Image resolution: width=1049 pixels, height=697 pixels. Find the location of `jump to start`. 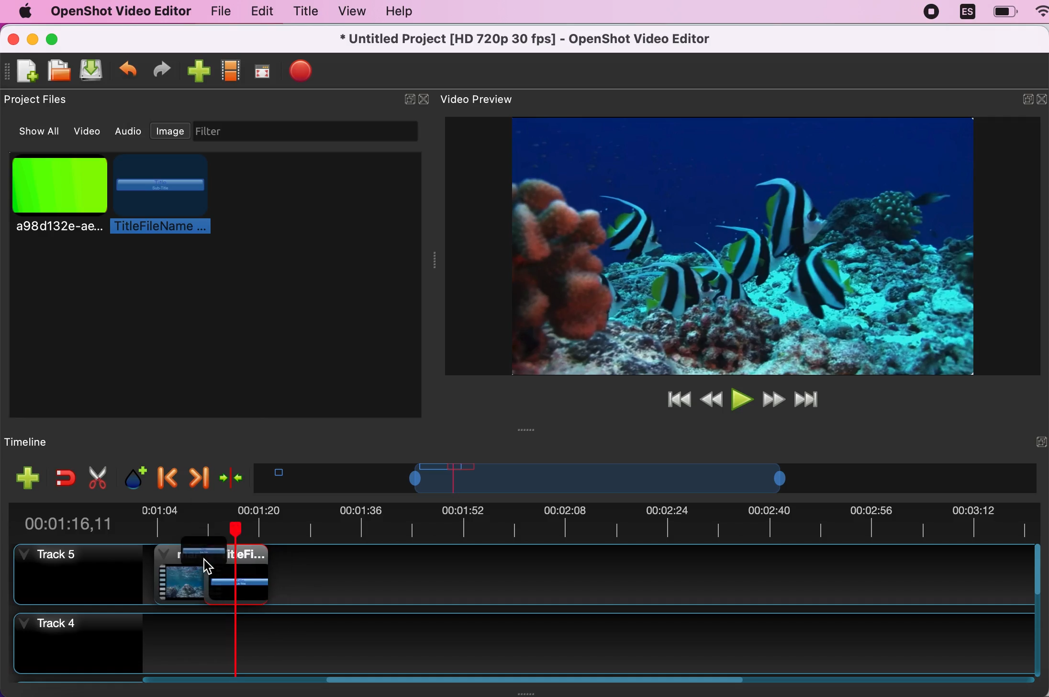

jump to start is located at coordinates (676, 399).